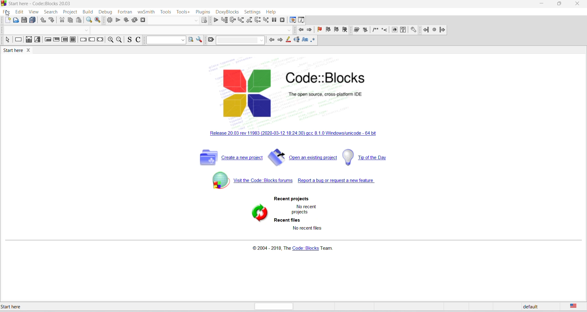 The height and width of the screenshot is (312, 587). I want to click on regex, so click(313, 41).